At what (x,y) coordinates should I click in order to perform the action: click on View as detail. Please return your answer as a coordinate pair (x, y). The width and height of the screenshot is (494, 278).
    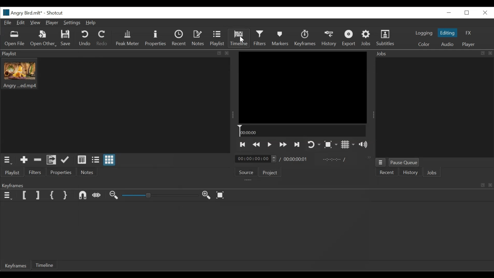
    Looking at the image, I should click on (82, 160).